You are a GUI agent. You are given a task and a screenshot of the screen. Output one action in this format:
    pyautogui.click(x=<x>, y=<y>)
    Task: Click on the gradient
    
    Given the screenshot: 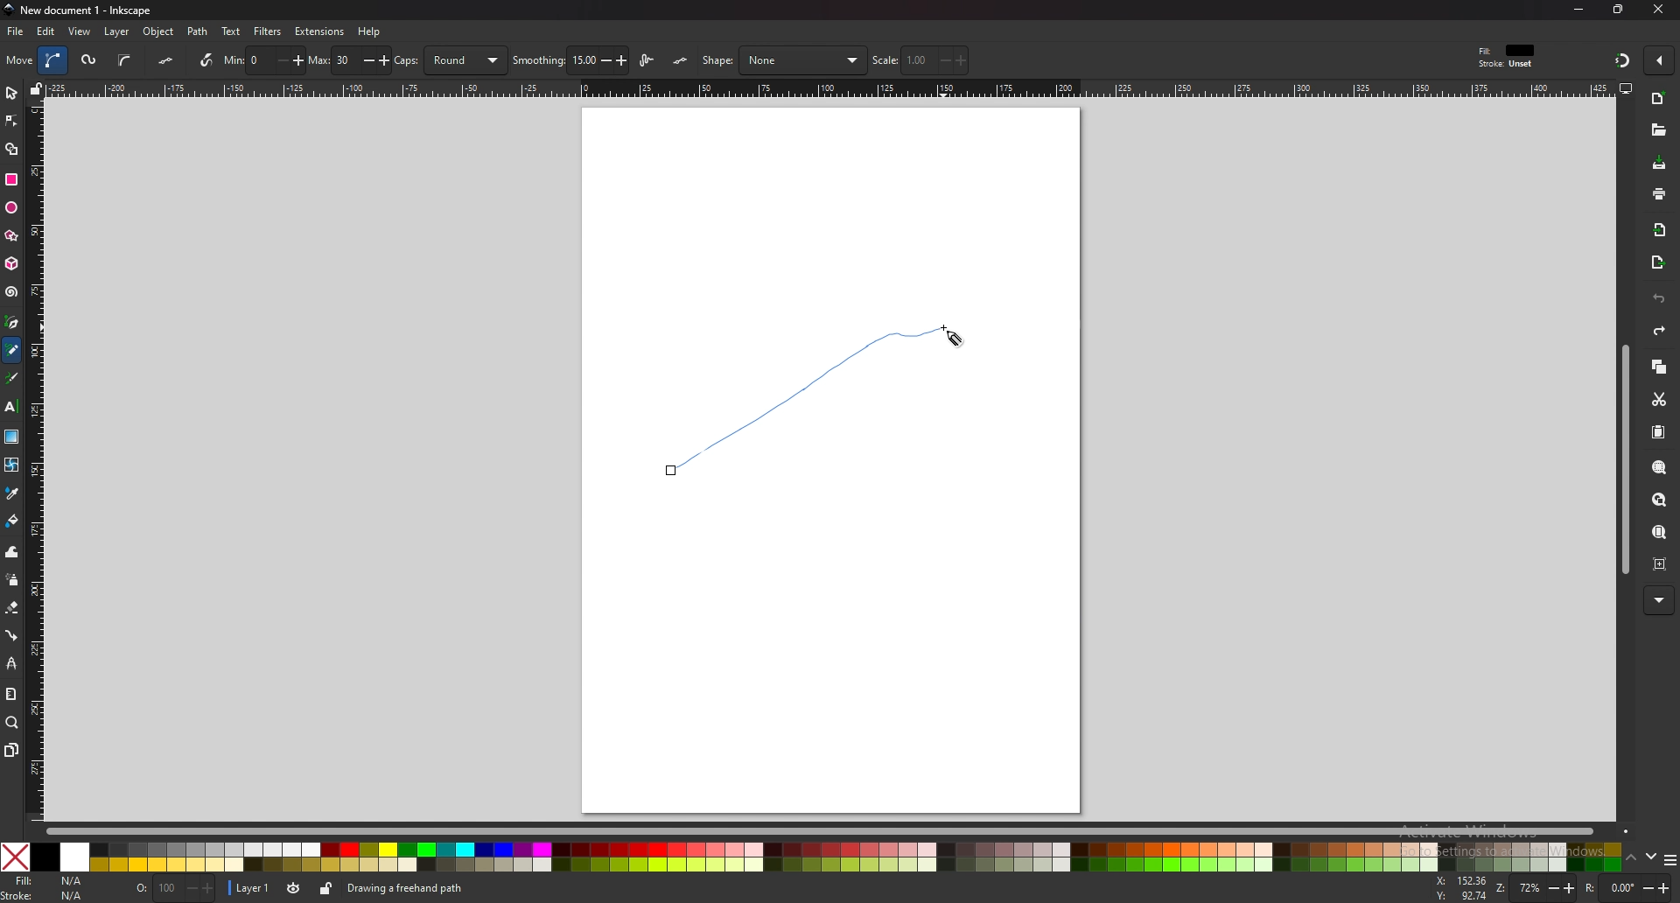 What is the action you would take?
    pyautogui.click(x=11, y=436)
    